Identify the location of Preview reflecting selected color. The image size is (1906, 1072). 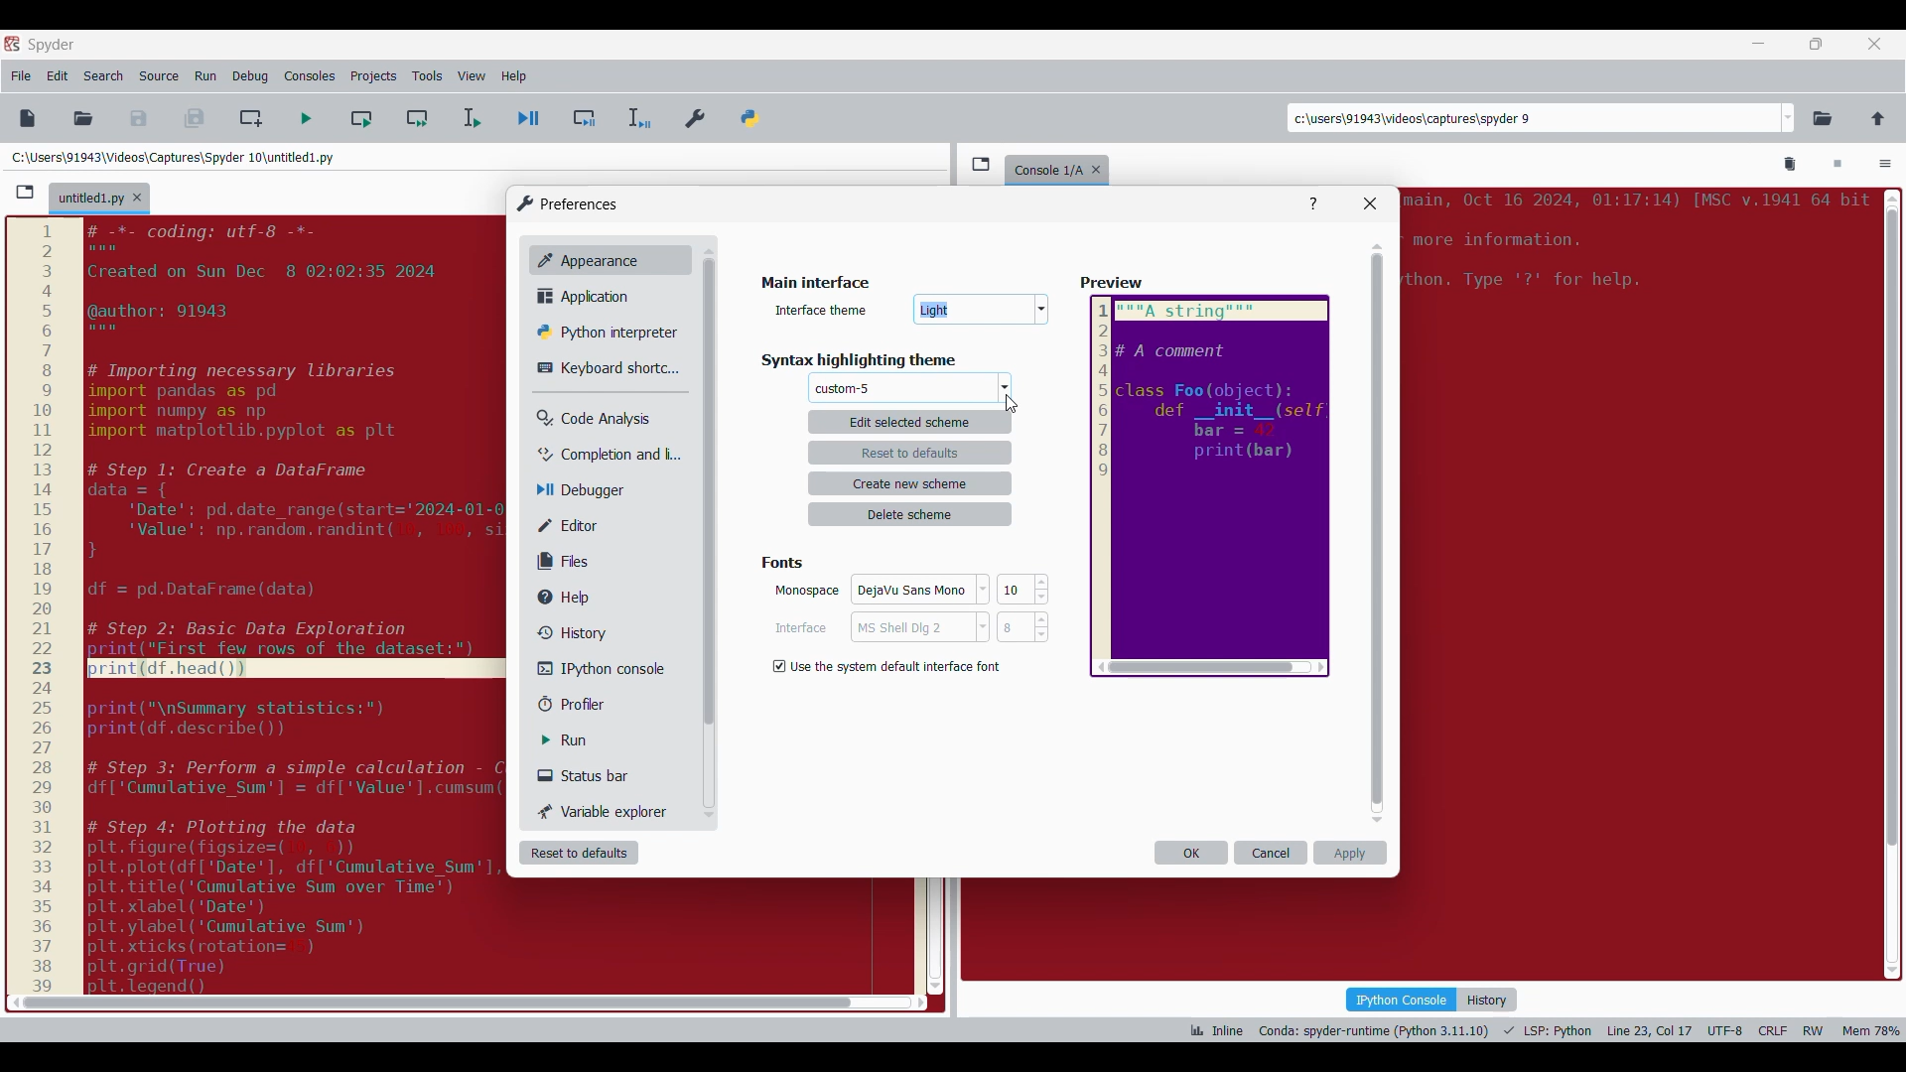
(1208, 486).